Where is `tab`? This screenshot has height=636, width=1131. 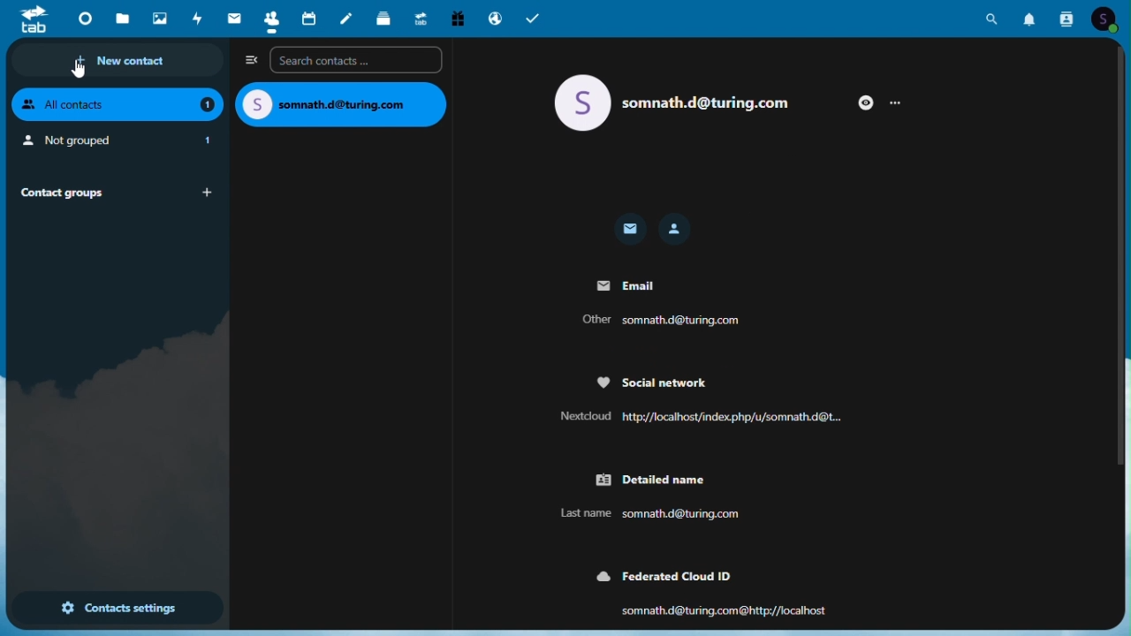 tab is located at coordinates (32, 21).